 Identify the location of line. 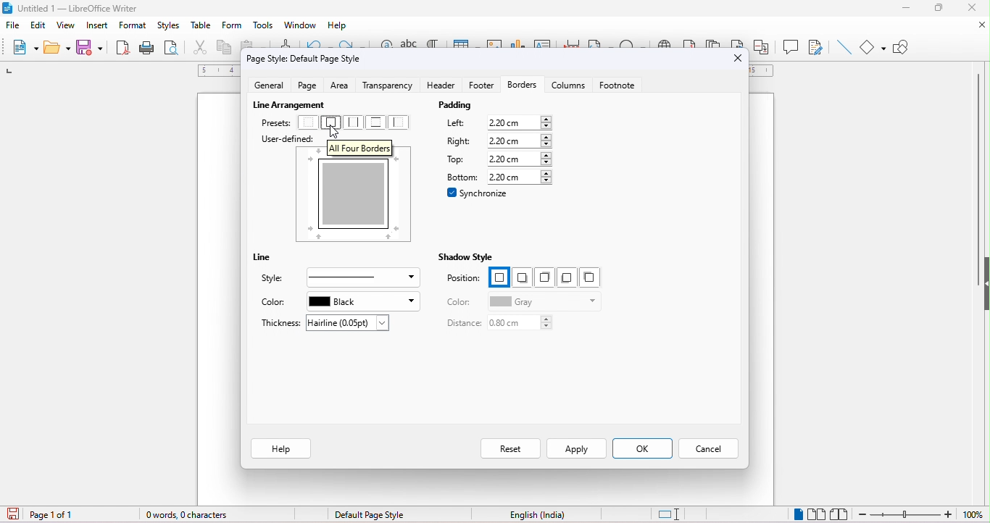
(842, 46).